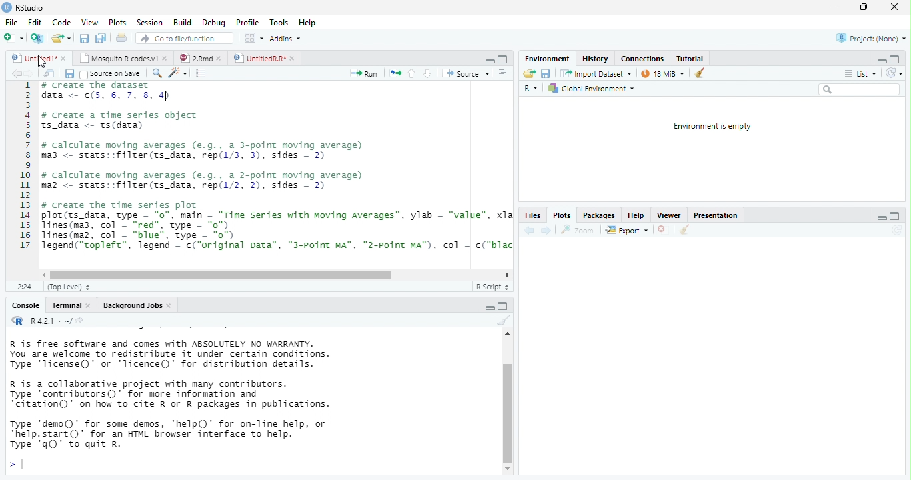 The image size is (911, 480). I want to click on R Script, so click(491, 287).